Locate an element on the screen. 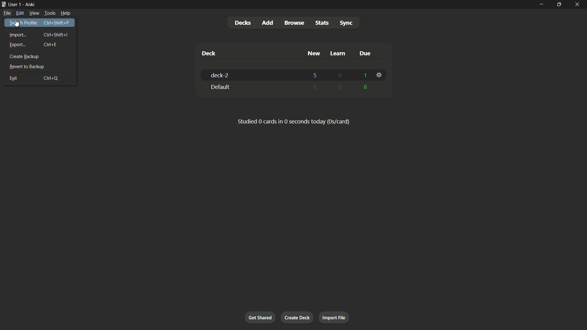 The image size is (587, 330). Settings is located at coordinates (380, 75).